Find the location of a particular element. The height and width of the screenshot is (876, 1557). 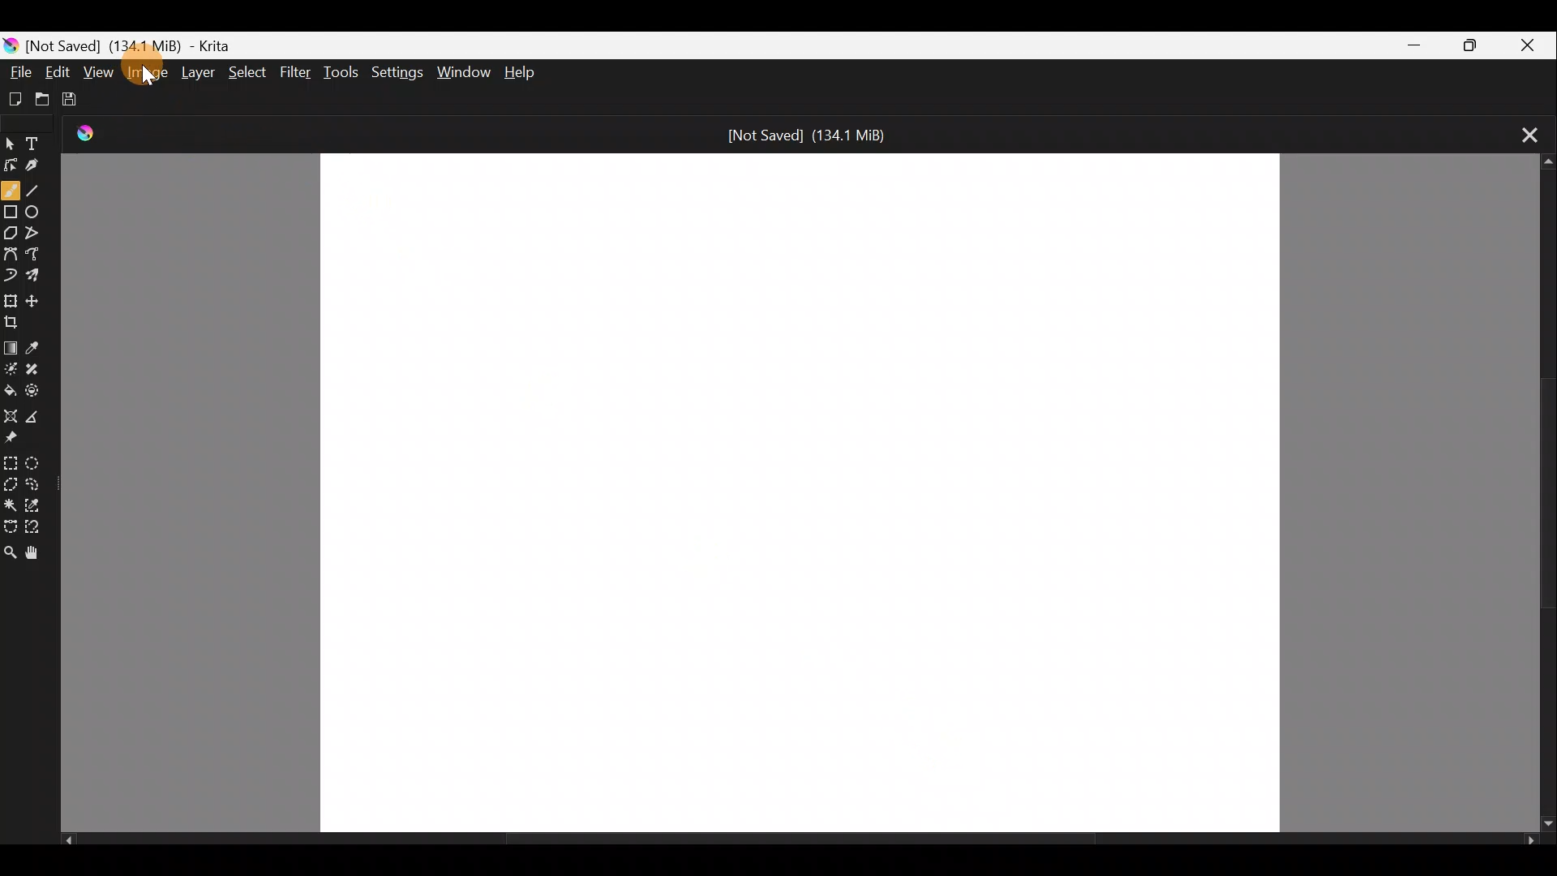

Freehand selection tool is located at coordinates (38, 481).